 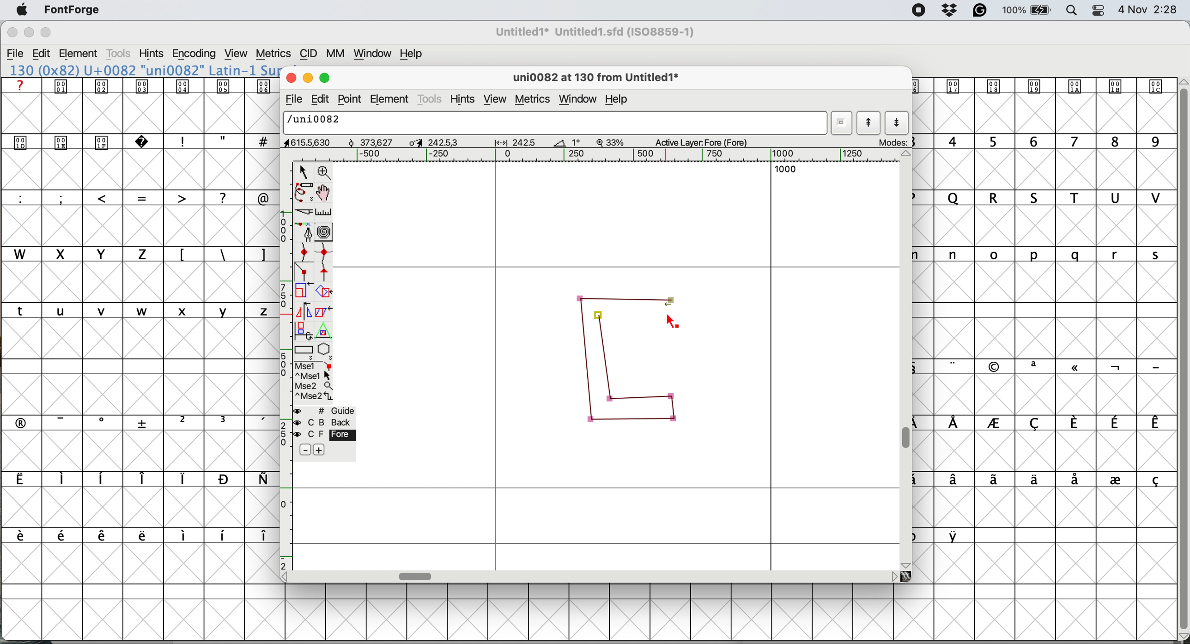 What do you see at coordinates (140, 197) in the screenshot?
I see `special characters` at bounding box center [140, 197].